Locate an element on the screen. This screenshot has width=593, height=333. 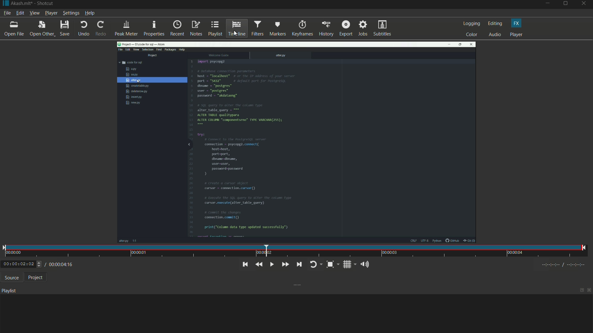
open other is located at coordinates (40, 29).